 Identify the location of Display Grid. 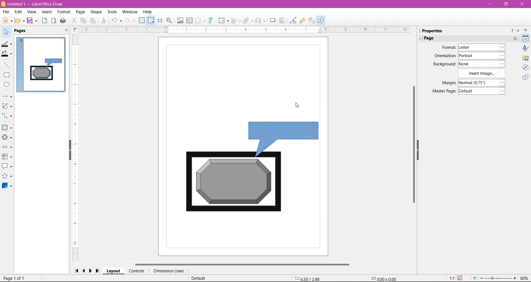
(142, 21).